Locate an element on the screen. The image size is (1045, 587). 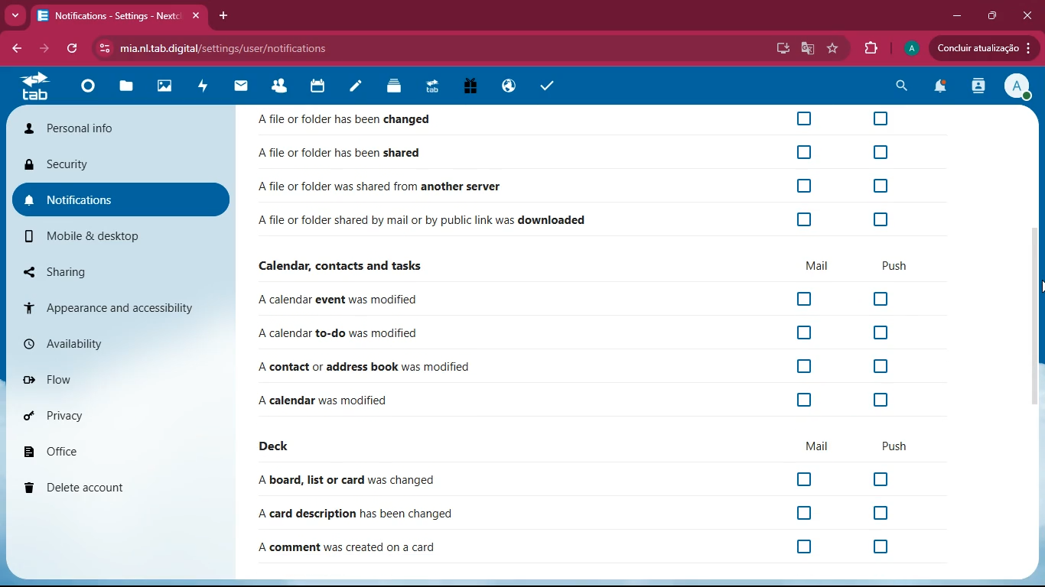
Notifications - Settings - Nextc is located at coordinates (119, 15).